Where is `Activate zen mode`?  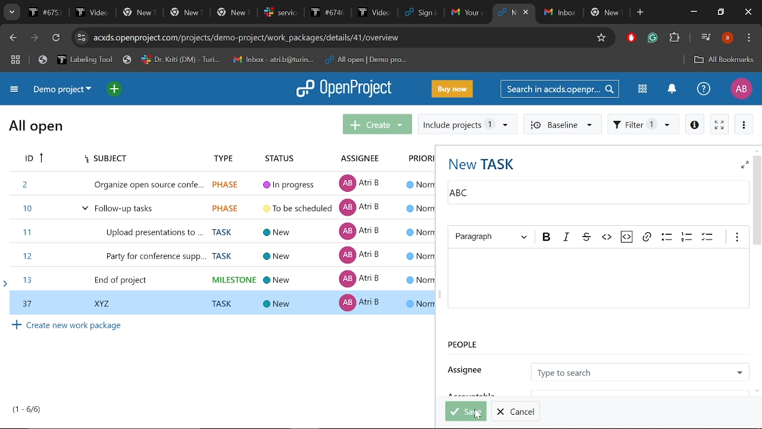 Activate zen mode is located at coordinates (720, 123).